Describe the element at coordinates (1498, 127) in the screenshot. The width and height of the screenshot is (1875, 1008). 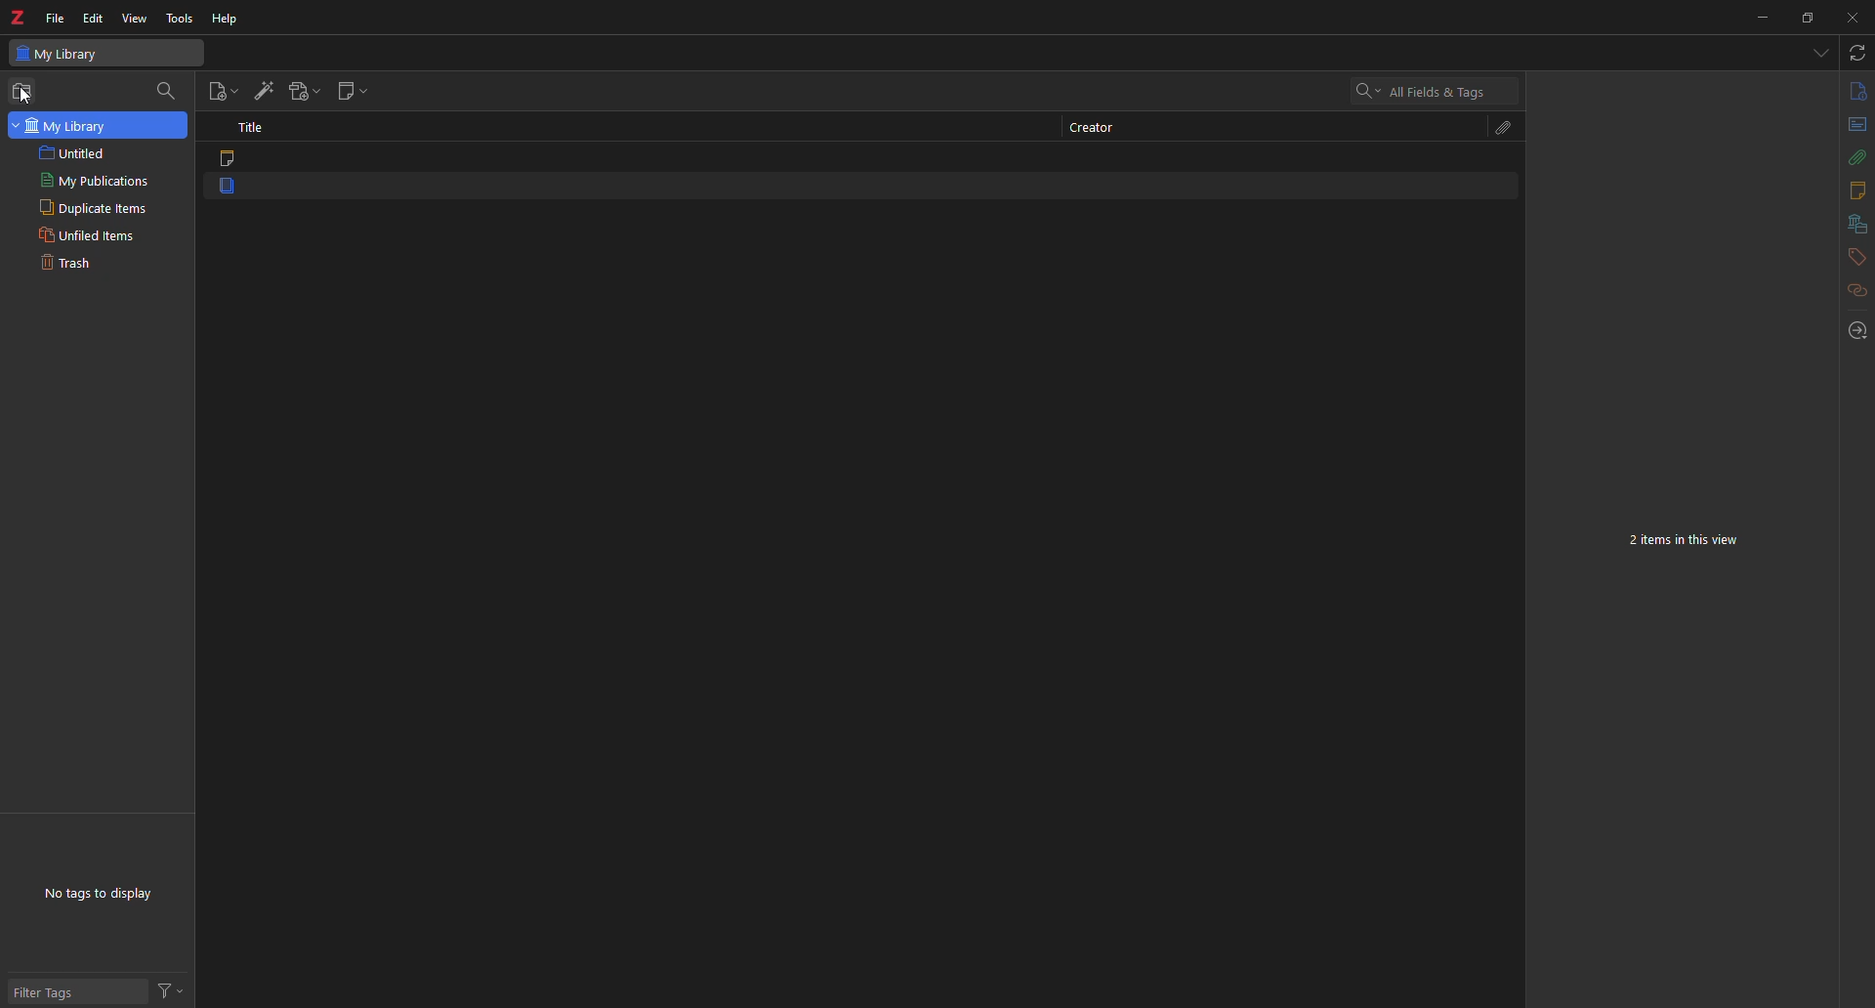
I see `attach` at that location.